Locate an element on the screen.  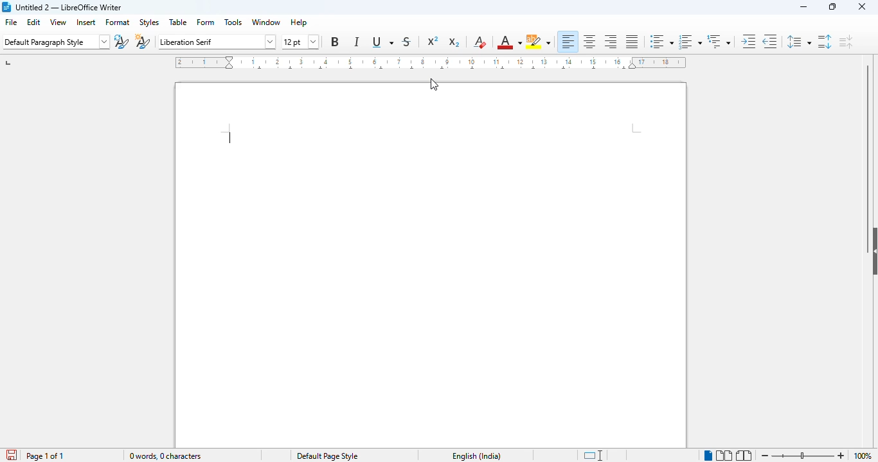
help is located at coordinates (299, 22).